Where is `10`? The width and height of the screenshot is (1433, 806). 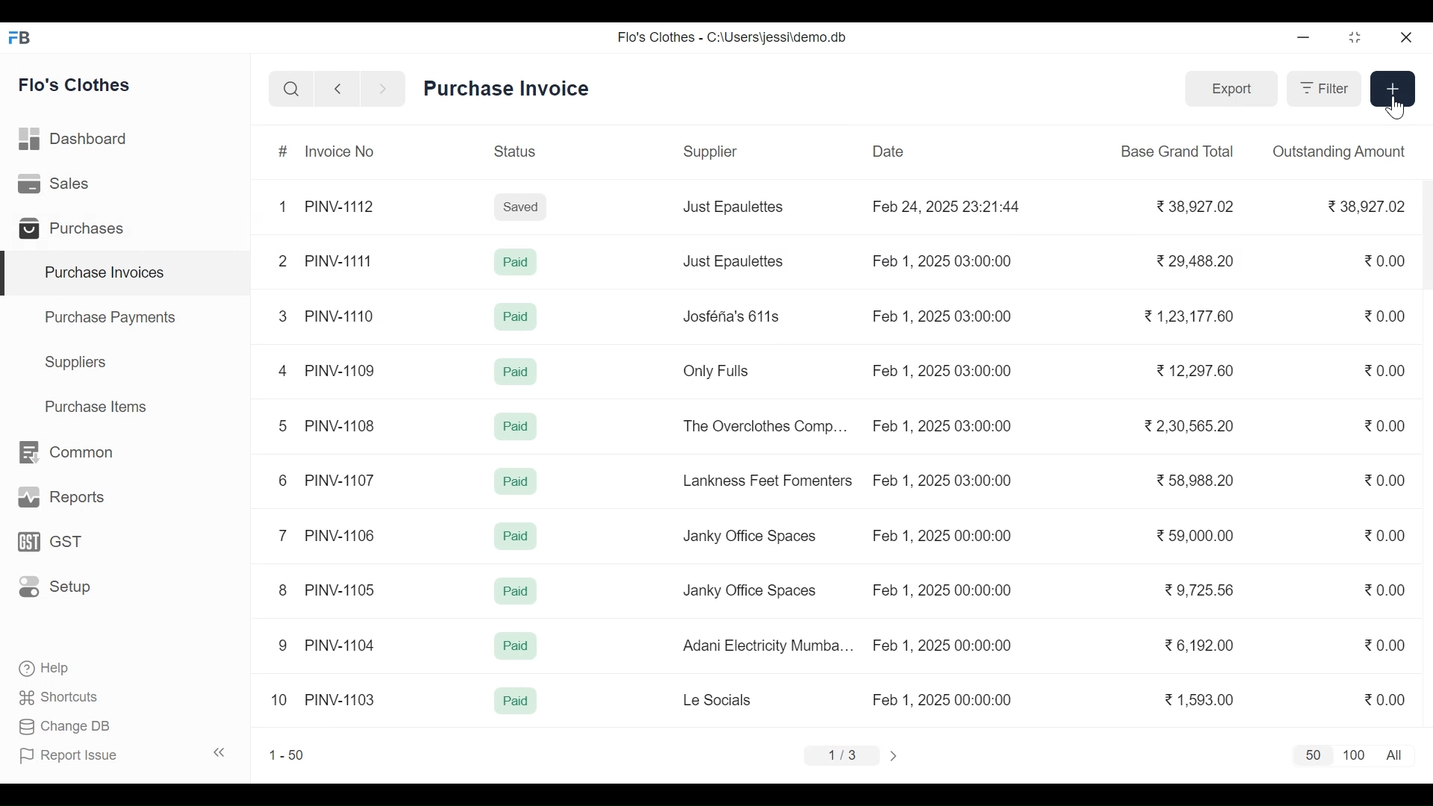
10 is located at coordinates (280, 699).